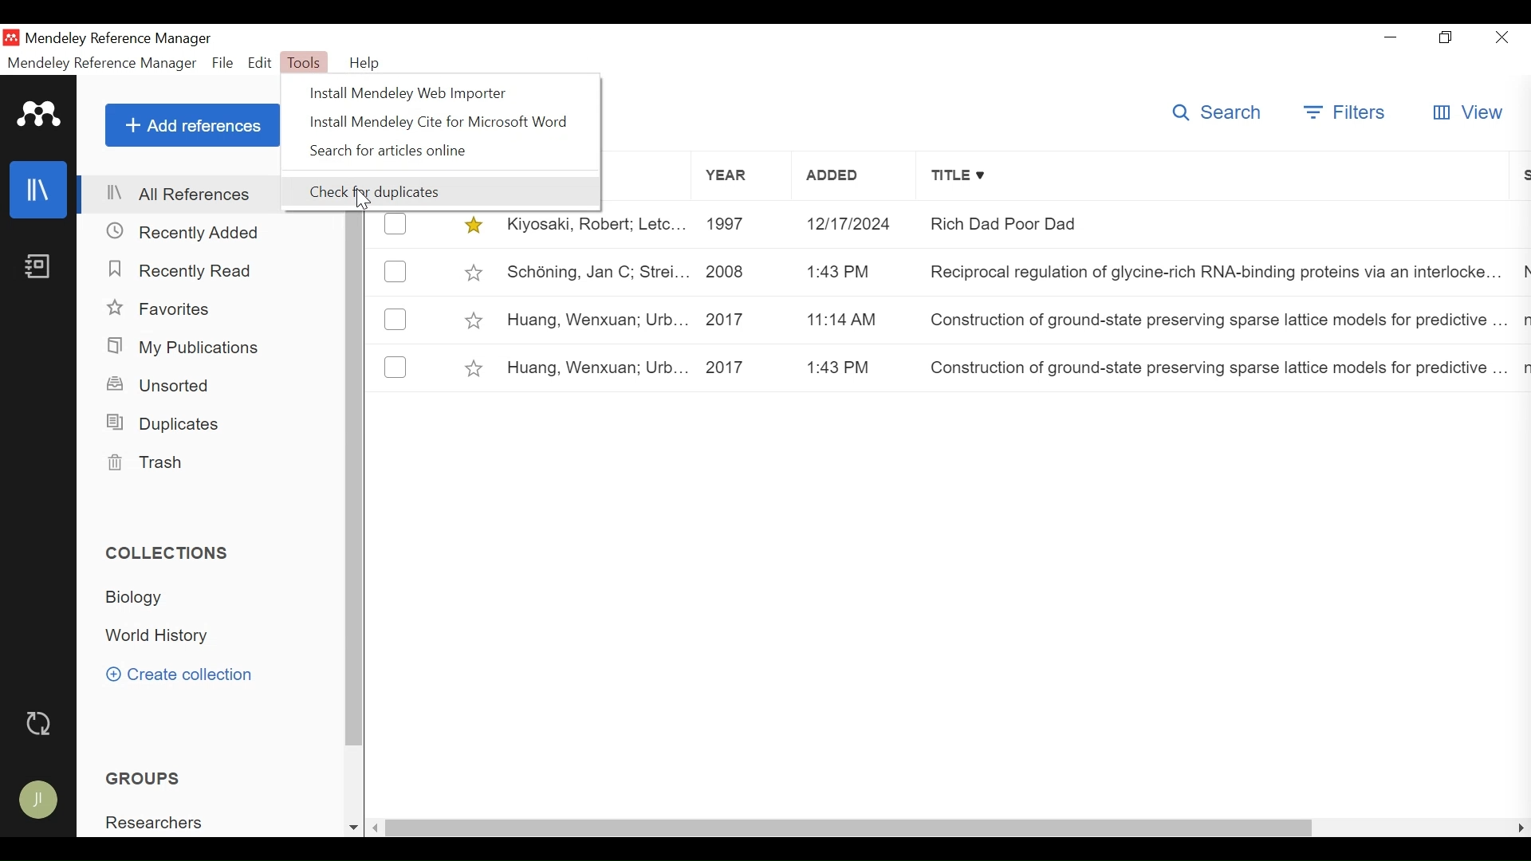  What do you see at coordinates (11, 37) in the screenshot?
I see `Mendeley Desktop Icon` at bounding box center [11, 37].